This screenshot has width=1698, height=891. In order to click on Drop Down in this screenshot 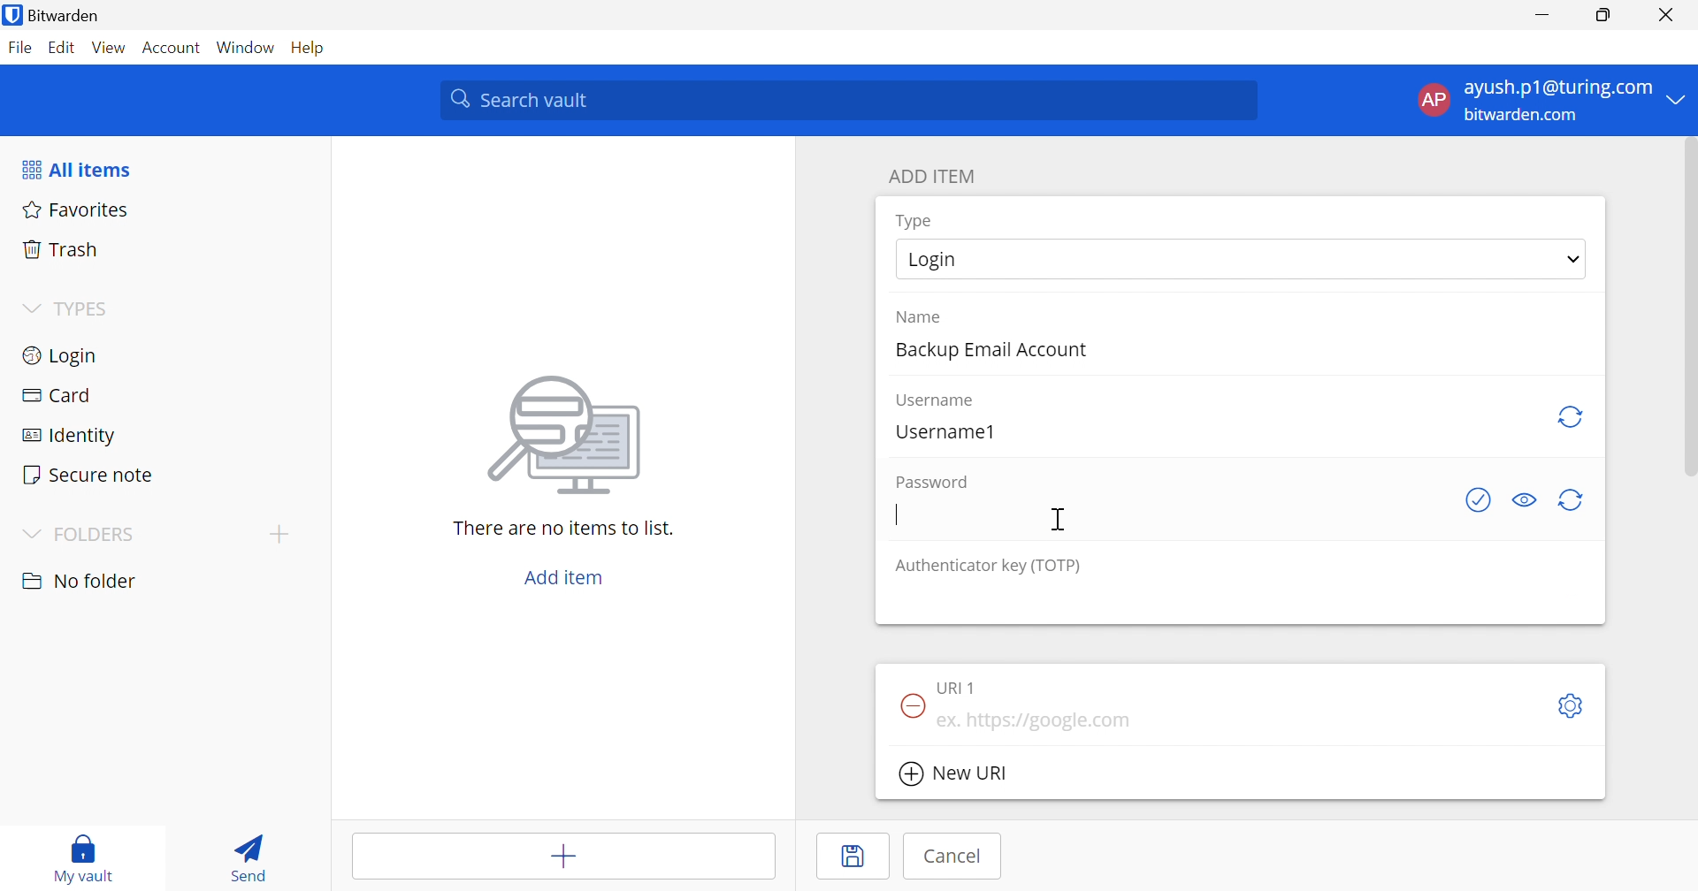, I will do `click(31, 308)`.